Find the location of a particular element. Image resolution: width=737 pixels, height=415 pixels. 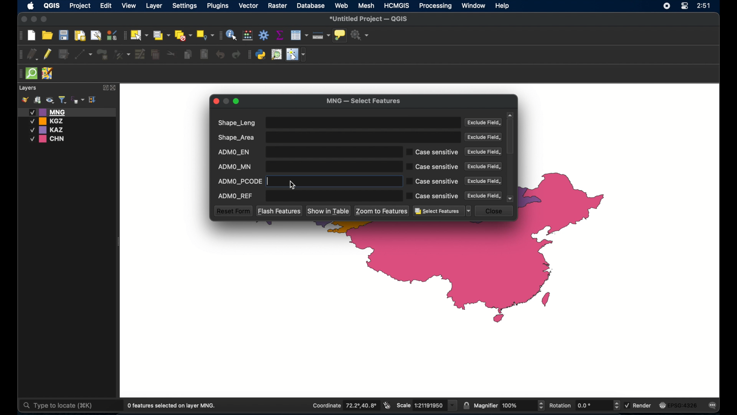

cursor is located at coordinates (294, 184).